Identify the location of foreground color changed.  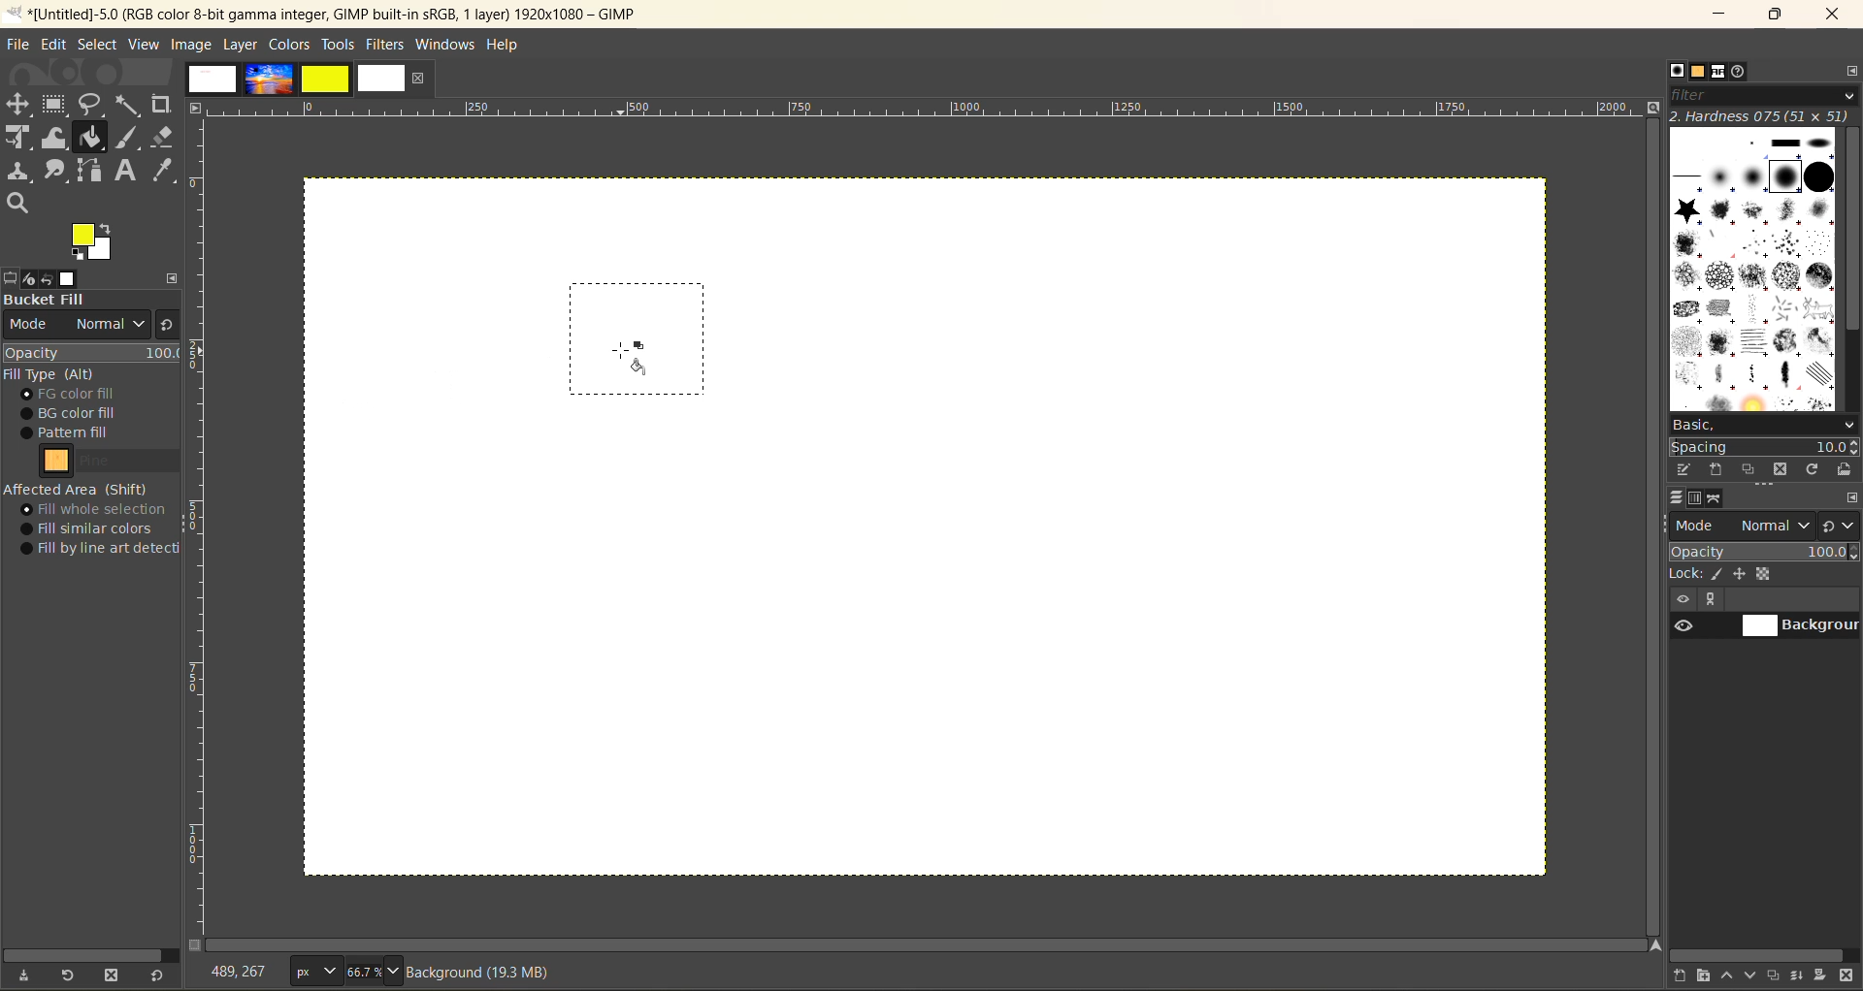
(91, 243).